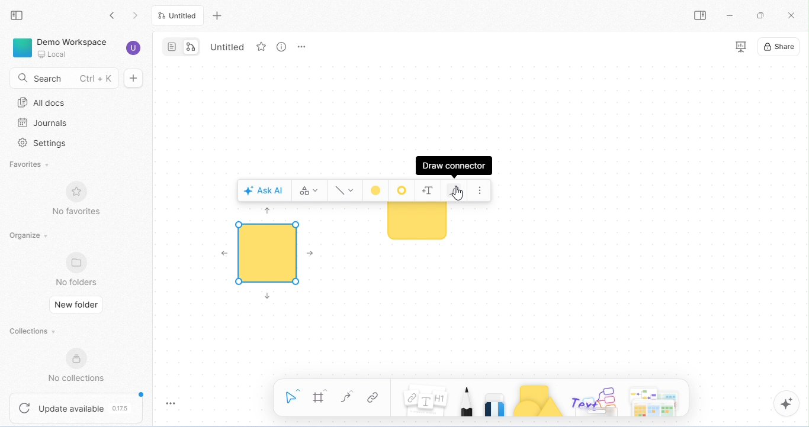 Image resolution: width=809 pixels, height=427 pixels. What do you see at coordinates (78, 304) in the screenshot?
I see `new folder` at bounding box center [78, 304].